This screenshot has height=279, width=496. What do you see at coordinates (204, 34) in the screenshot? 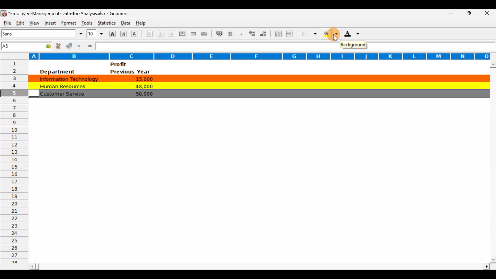
I see `Split merged range of cells` at bounding box center [204, 34].